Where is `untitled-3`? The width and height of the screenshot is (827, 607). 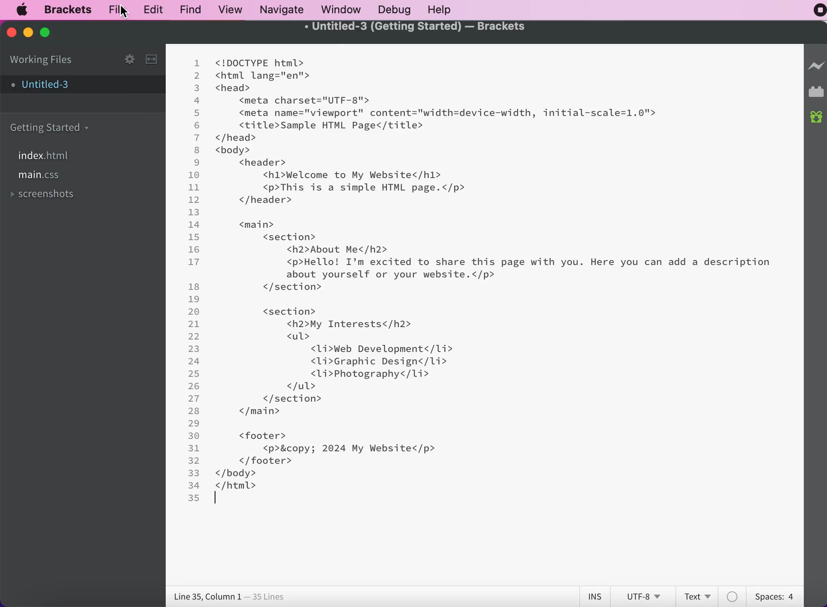
untitled-3 is located at coordinates (80, 85).